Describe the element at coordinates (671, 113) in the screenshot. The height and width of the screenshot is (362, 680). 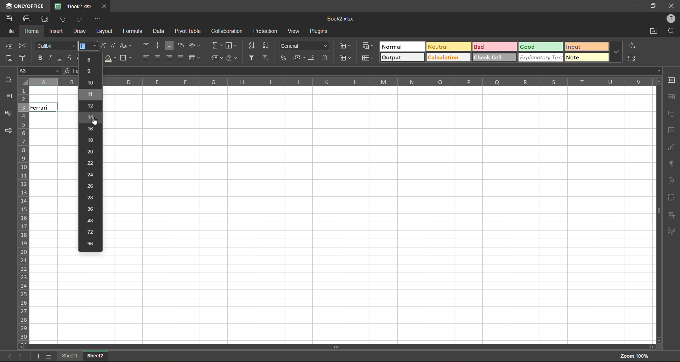
I see `shapes` at that location.